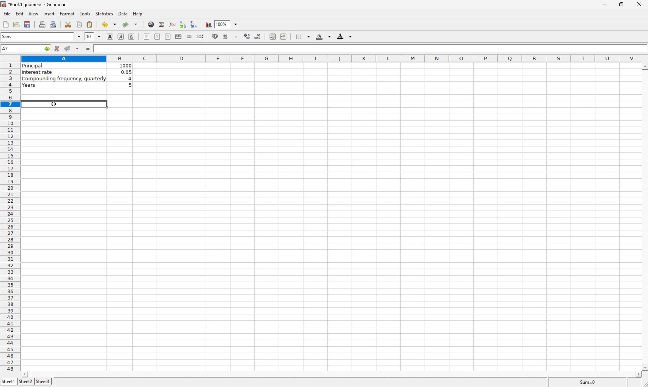  Describe the element at coordinates (208, 24) in the screenshot. I see `insert chart` at that location.